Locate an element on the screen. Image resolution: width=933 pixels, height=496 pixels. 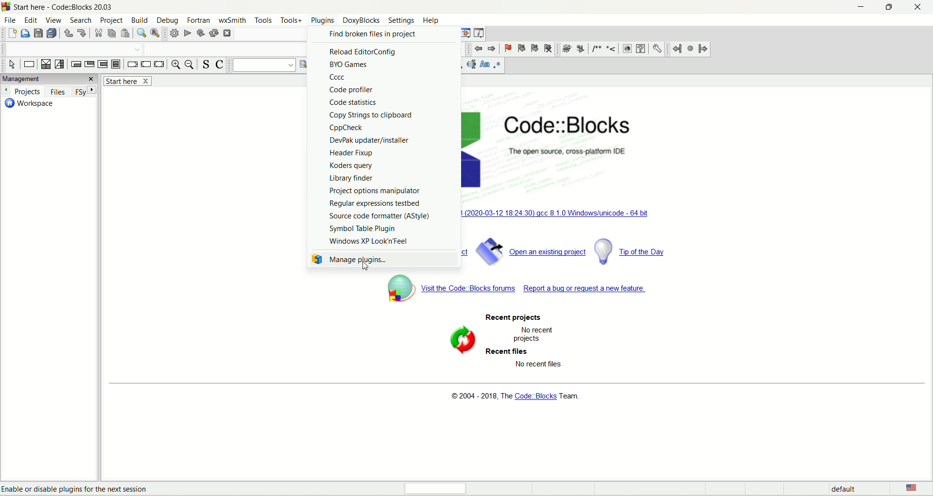
report a bug is located at coordinates (587, 292).